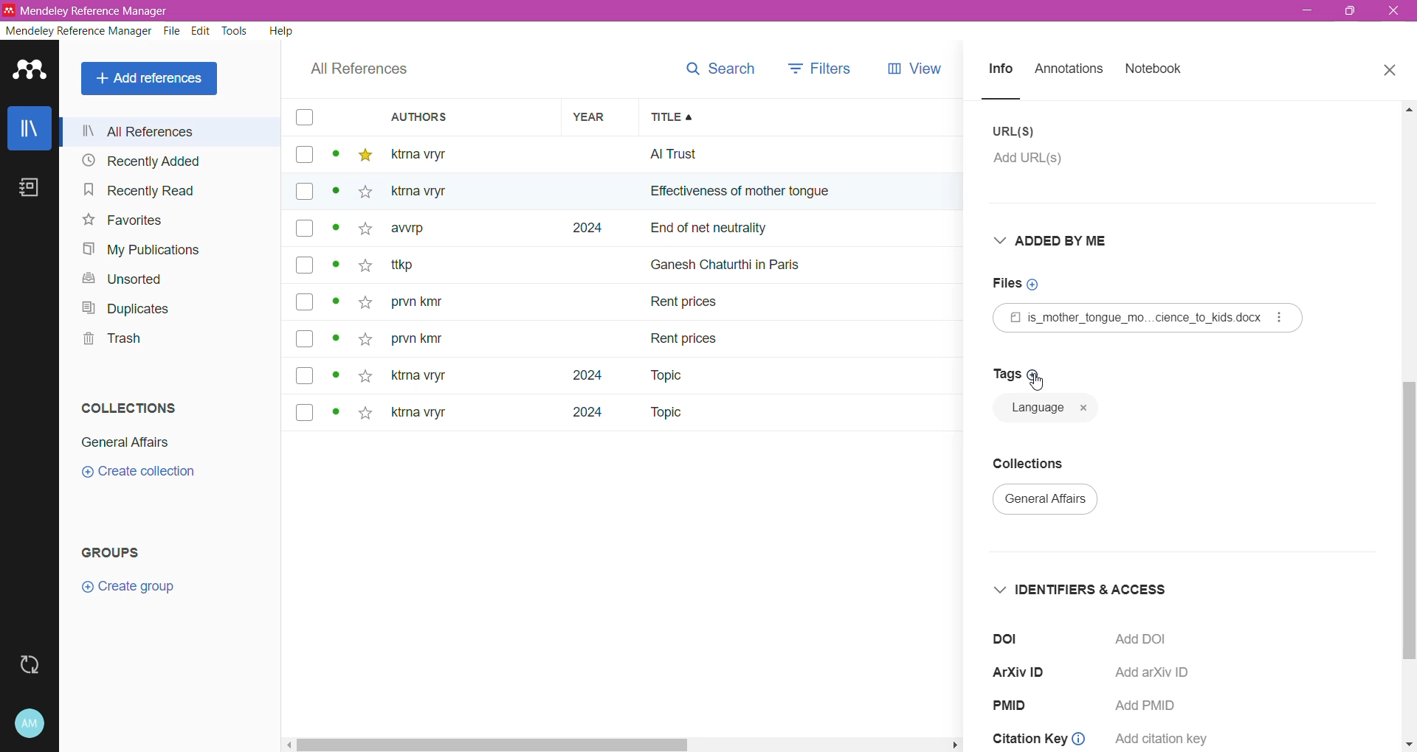  I want to click on Collections, so click(130, 407).